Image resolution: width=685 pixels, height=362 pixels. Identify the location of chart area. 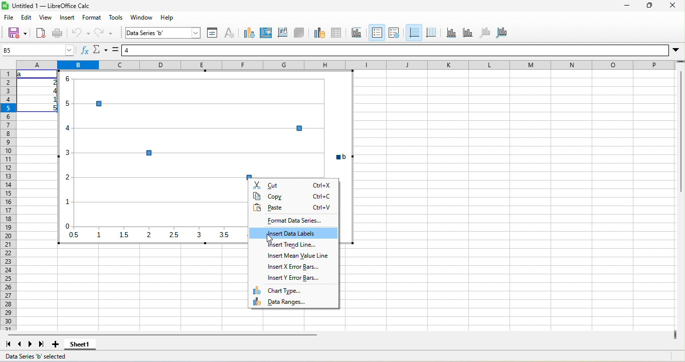
(266, 34).